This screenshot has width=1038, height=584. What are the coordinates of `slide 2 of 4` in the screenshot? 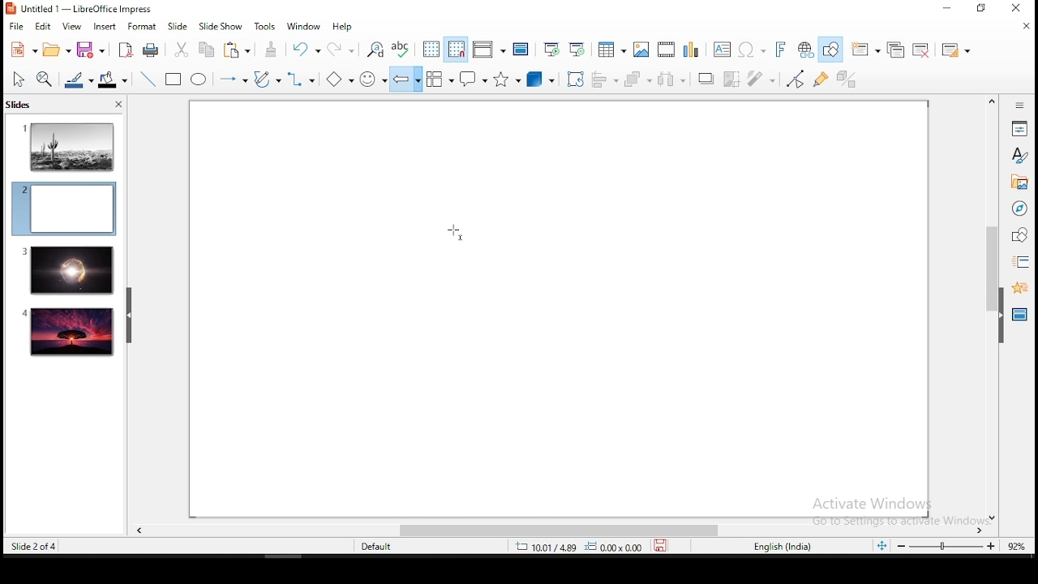 It's located at (36, 547).